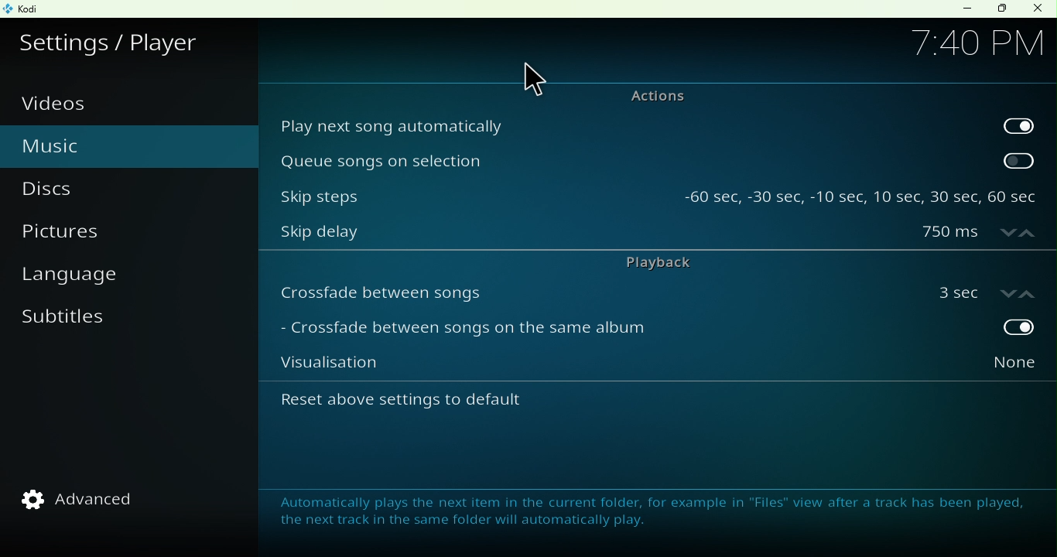 The height and width of the screenshot is (557, 1057). Describe the element at coordinates (982, 290) in the screenshot. I see `on/off toggle` at that location.